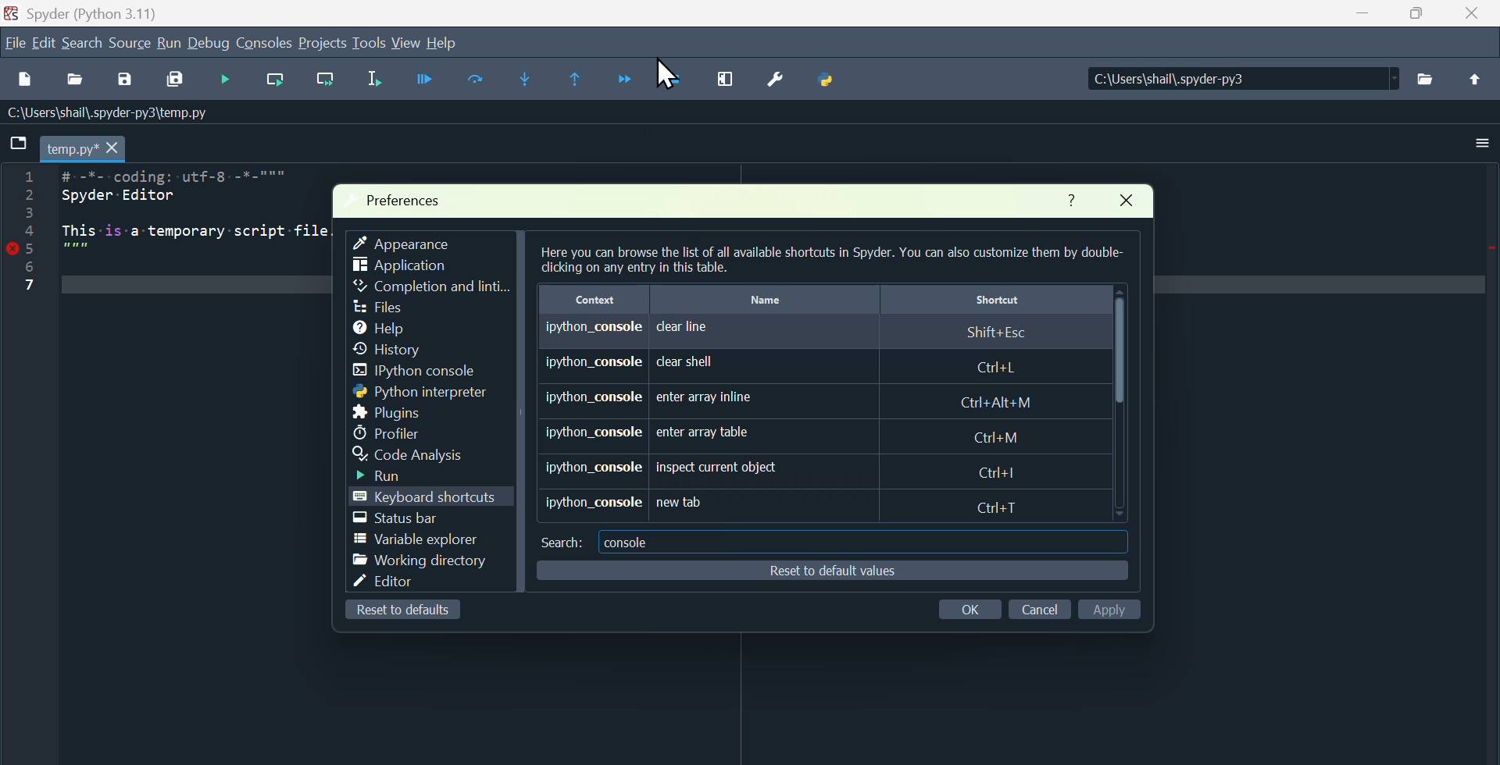 Image resolution: width=1500 pixels, height=765 pixels. What do you see at coordinates (791, 400) in the screenshot?
I see `Enter array inline` at bounding box center [791, 400].